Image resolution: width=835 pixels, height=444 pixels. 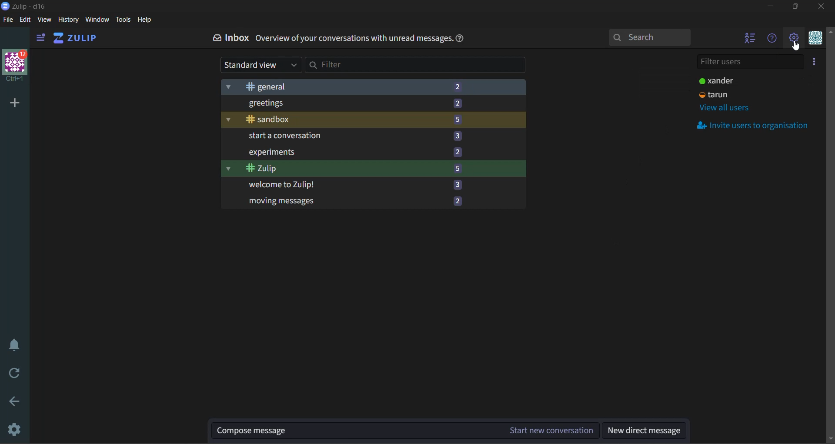 I want to click on edit, so click(x=25, y=20).